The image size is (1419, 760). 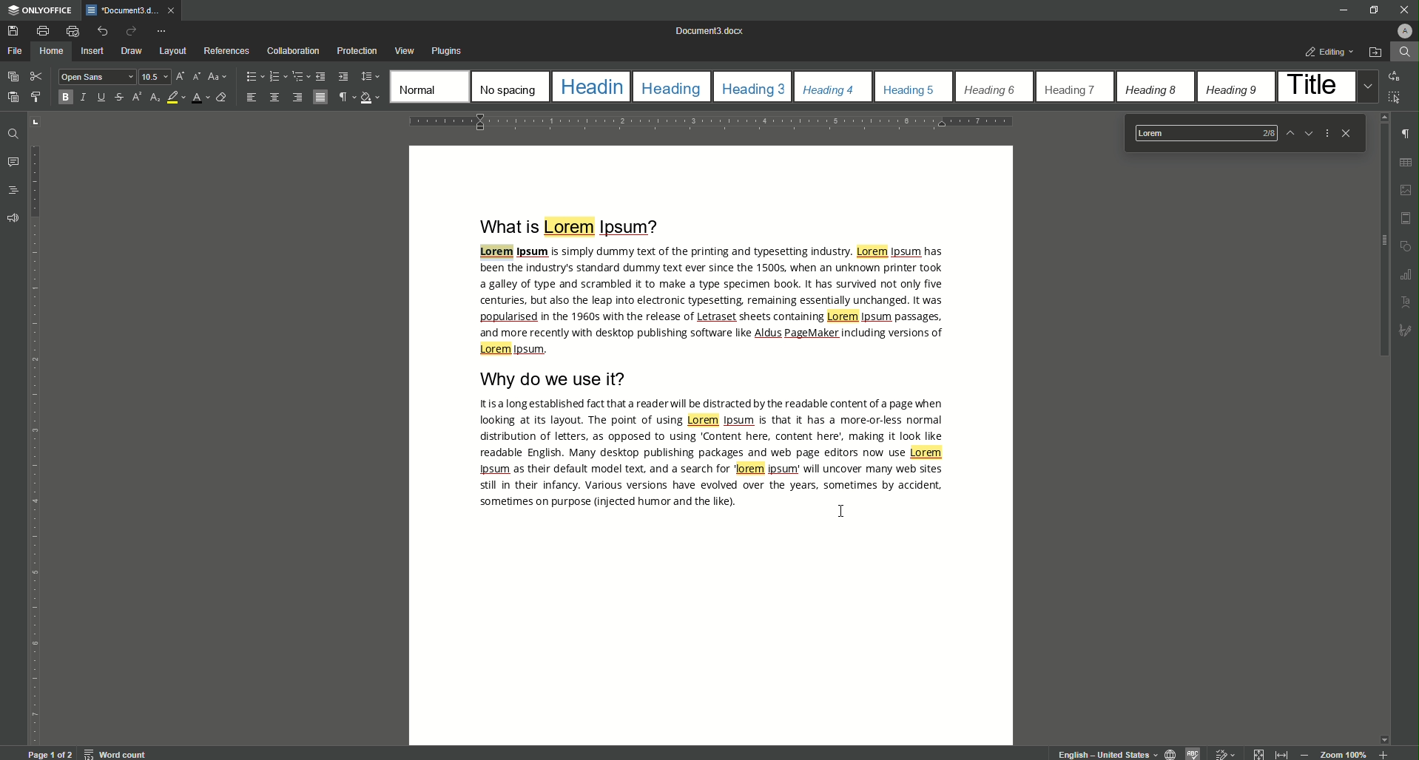 I want to click on Heading 3, so click(x=756, y=87).